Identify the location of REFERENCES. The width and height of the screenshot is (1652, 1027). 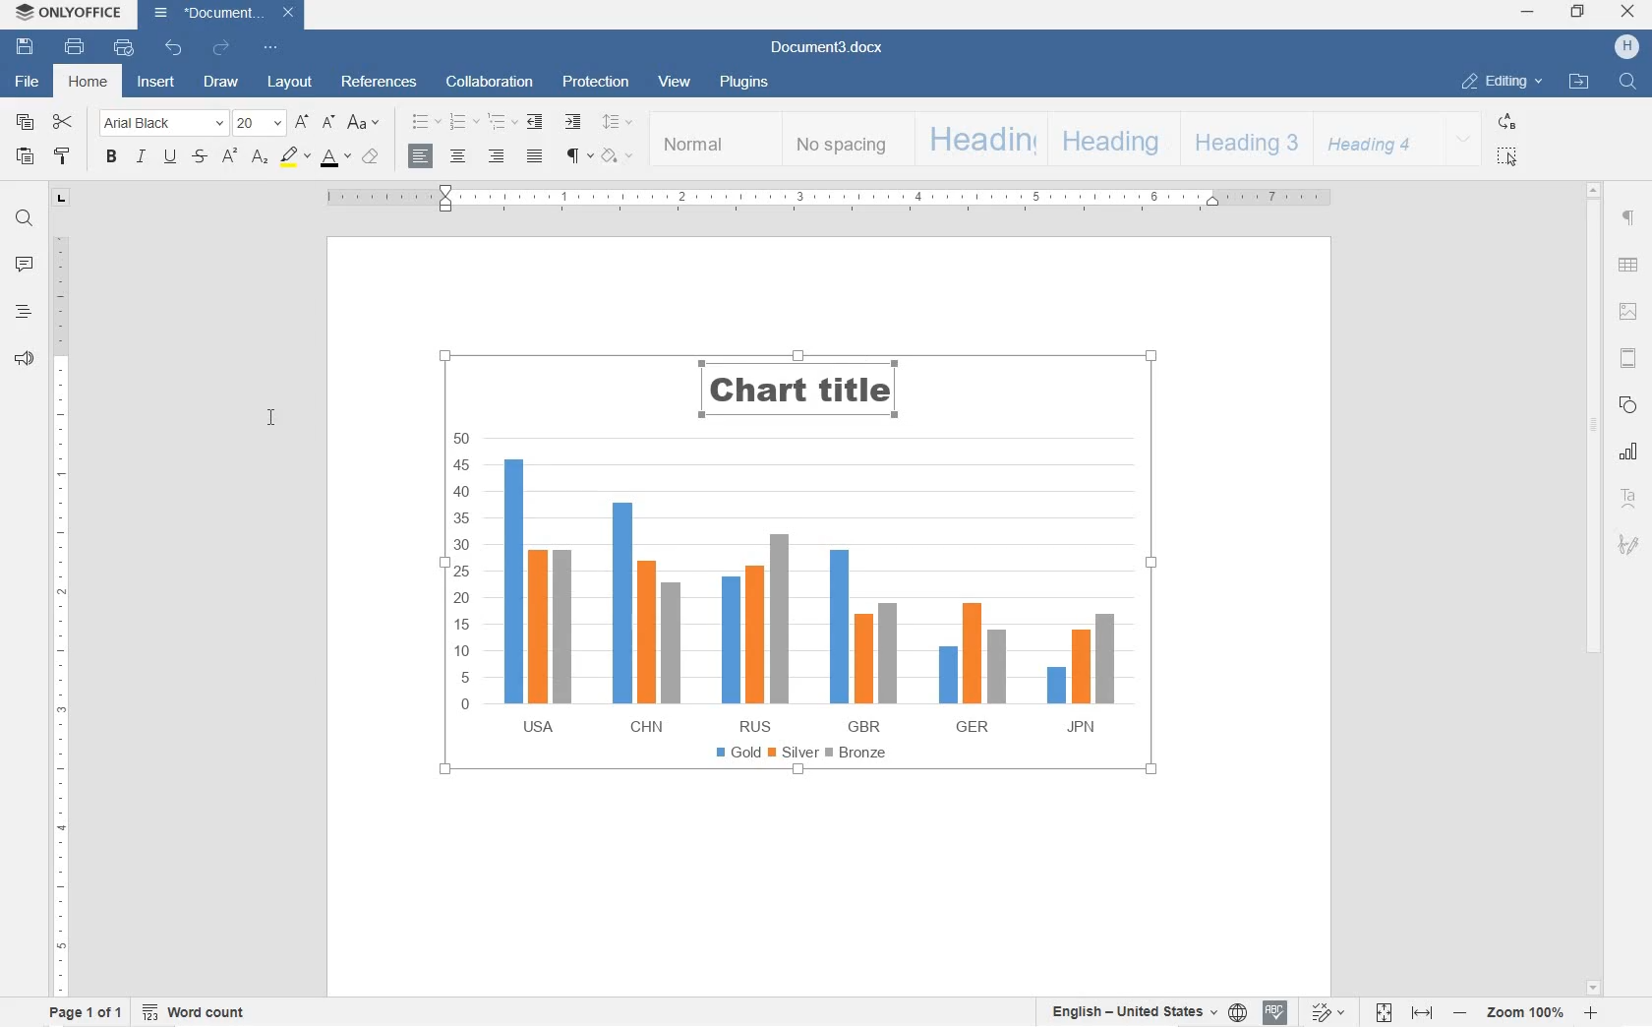
(380, 80).